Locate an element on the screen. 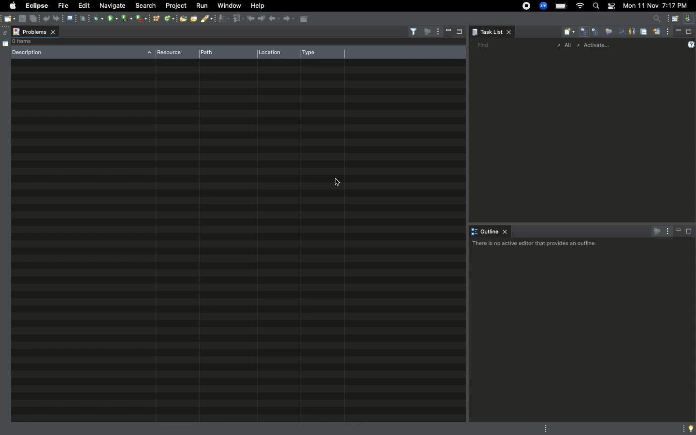  Zoom is located at coordinates (543, 6).